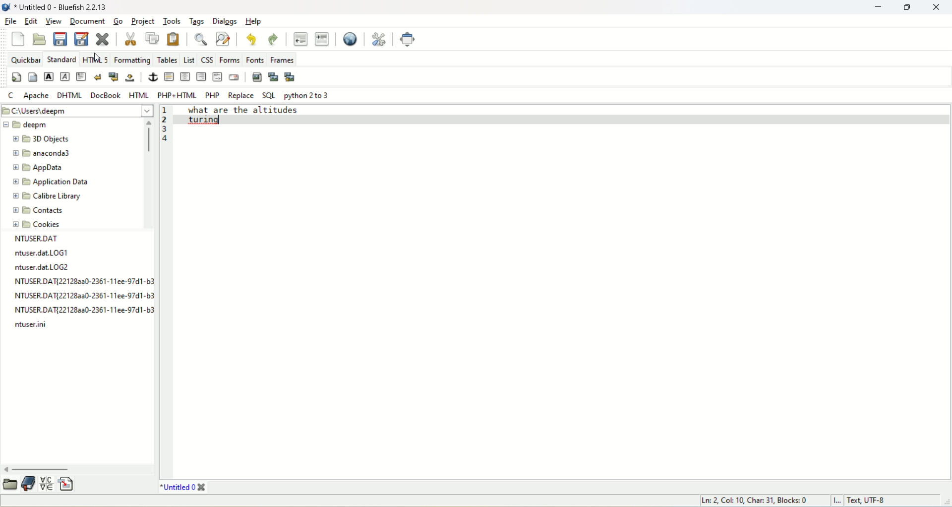 The height and width of the screenshot is (507, 952). What do you see at coordinates (48, 197) in the screenshot?
I see `calibre` at bounding box center [48, 197].